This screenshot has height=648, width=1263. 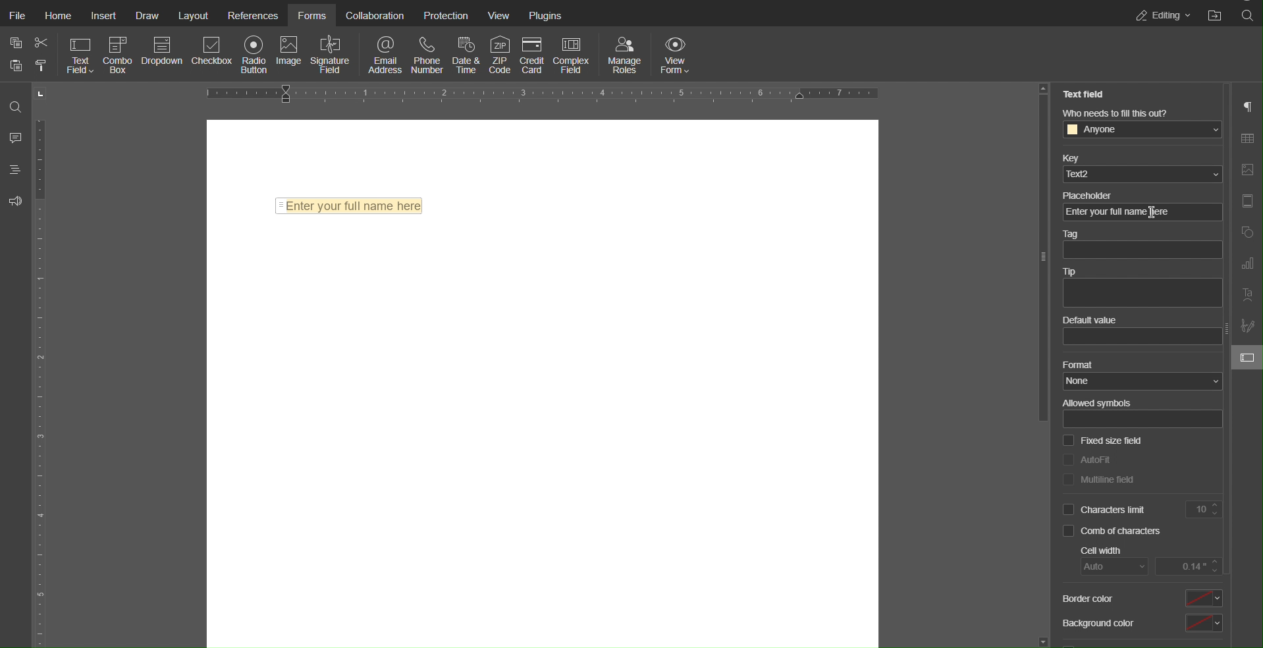 What do you see at coordinates (444, 16) in the screenshot?
I see `Protection` at bounding box center [444, 16].